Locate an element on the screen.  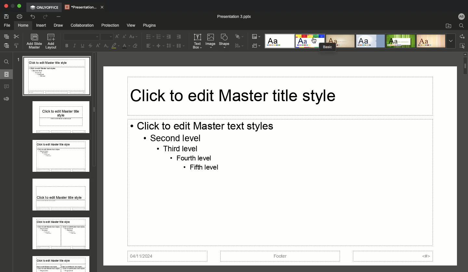
Center is located at coordinates (159, 46).